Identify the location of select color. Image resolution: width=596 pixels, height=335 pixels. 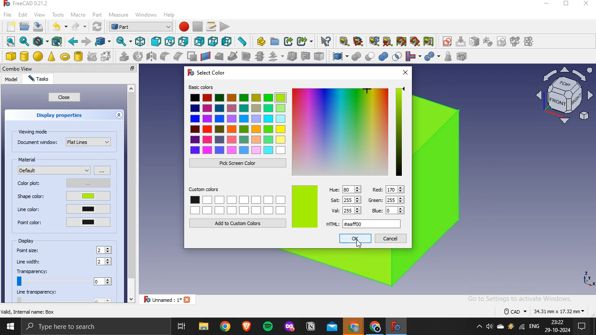
(204, 72).